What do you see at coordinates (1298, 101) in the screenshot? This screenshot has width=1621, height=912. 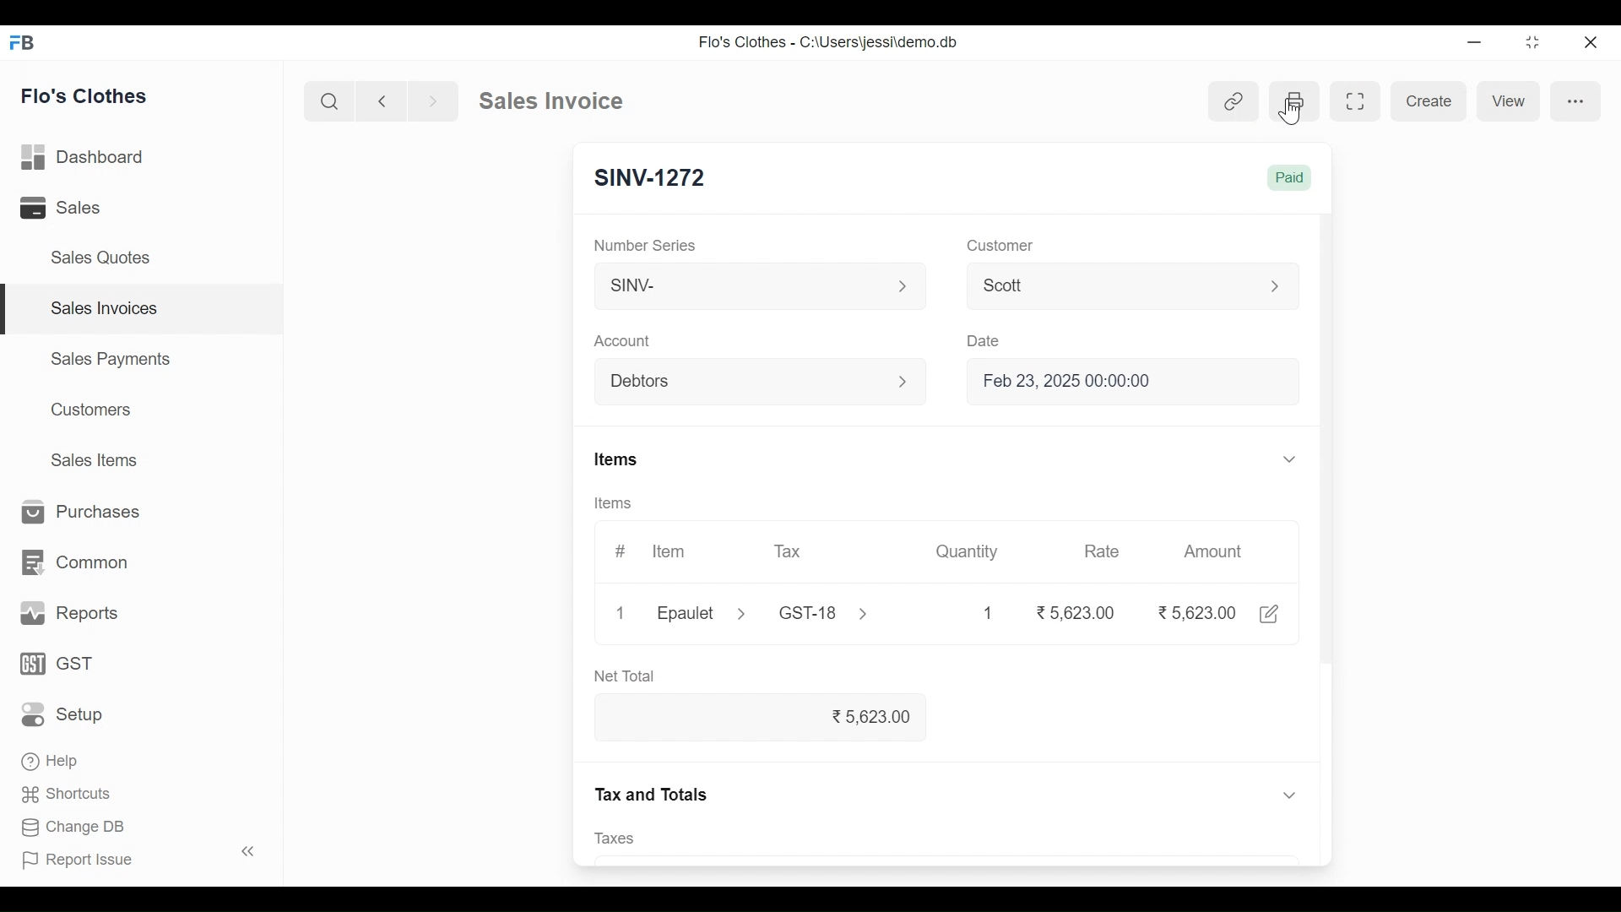 I see `Print` at bounding box center [1298, 101].